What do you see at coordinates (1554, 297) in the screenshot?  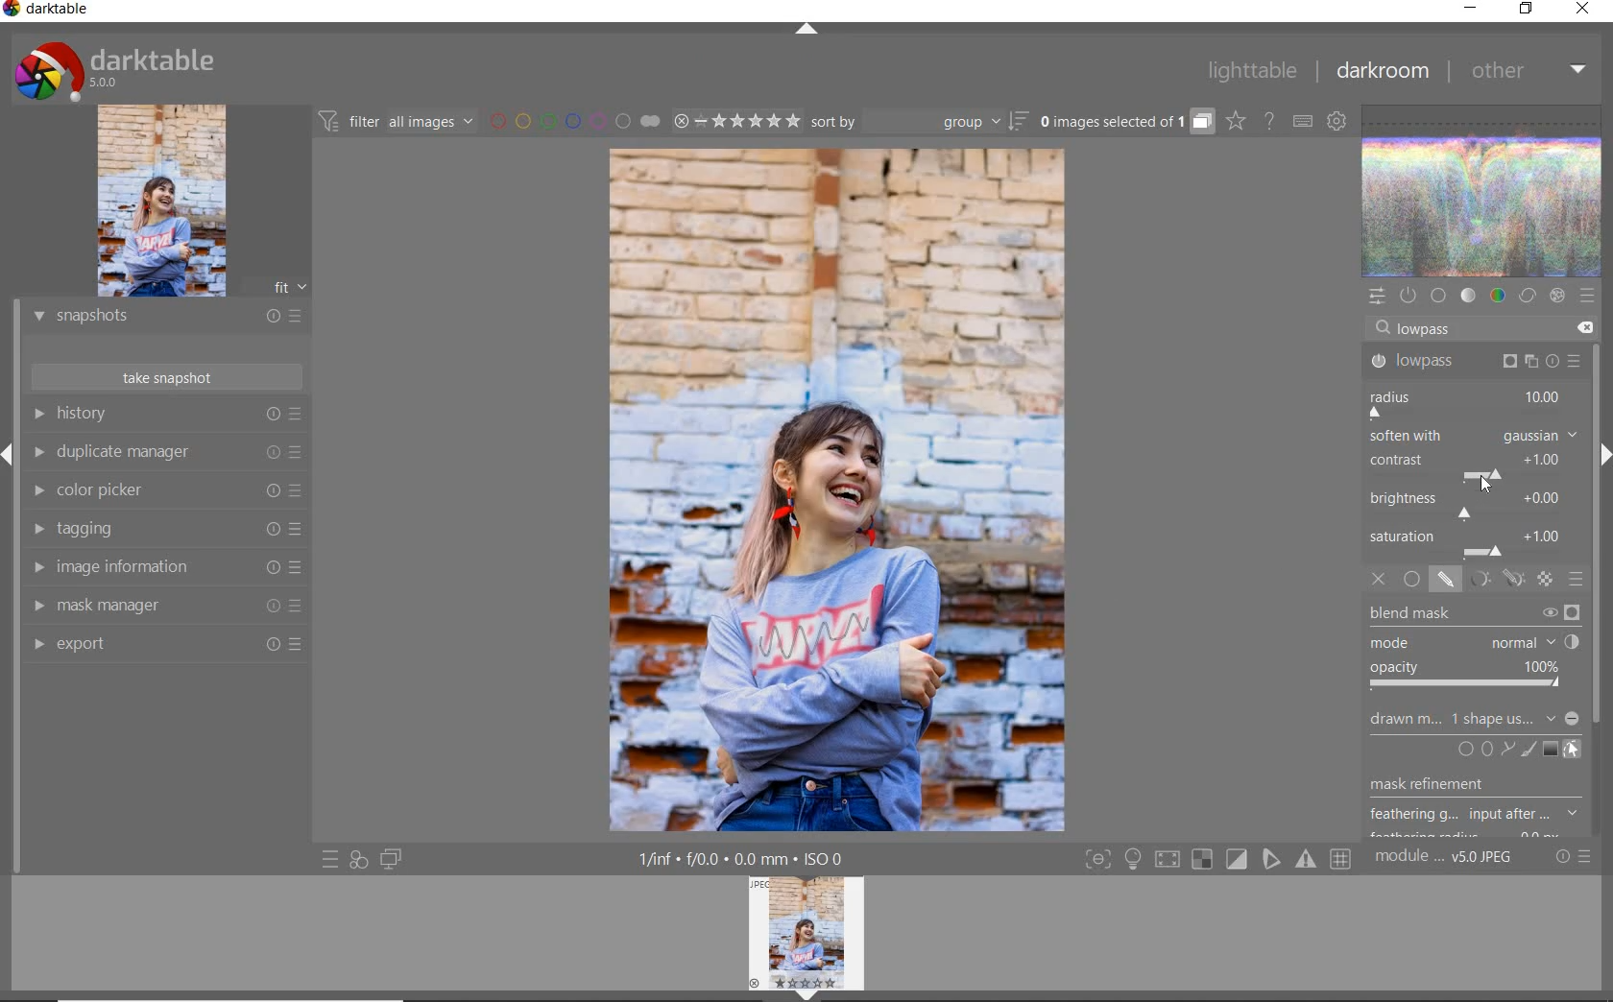 I see `effect` at bounding box center [1554, 297].